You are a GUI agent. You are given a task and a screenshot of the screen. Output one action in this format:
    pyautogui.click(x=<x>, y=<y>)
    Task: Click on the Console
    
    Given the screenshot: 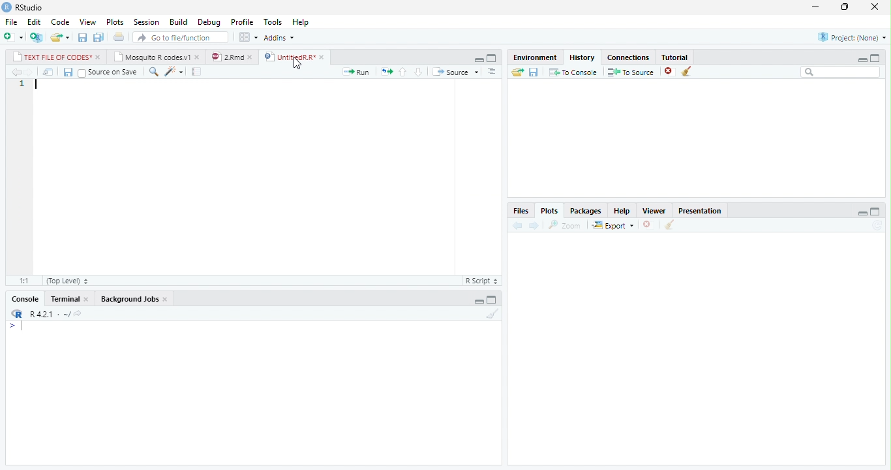 What is the action you would take?
    pyautogui.click(x=25, y=299)
    